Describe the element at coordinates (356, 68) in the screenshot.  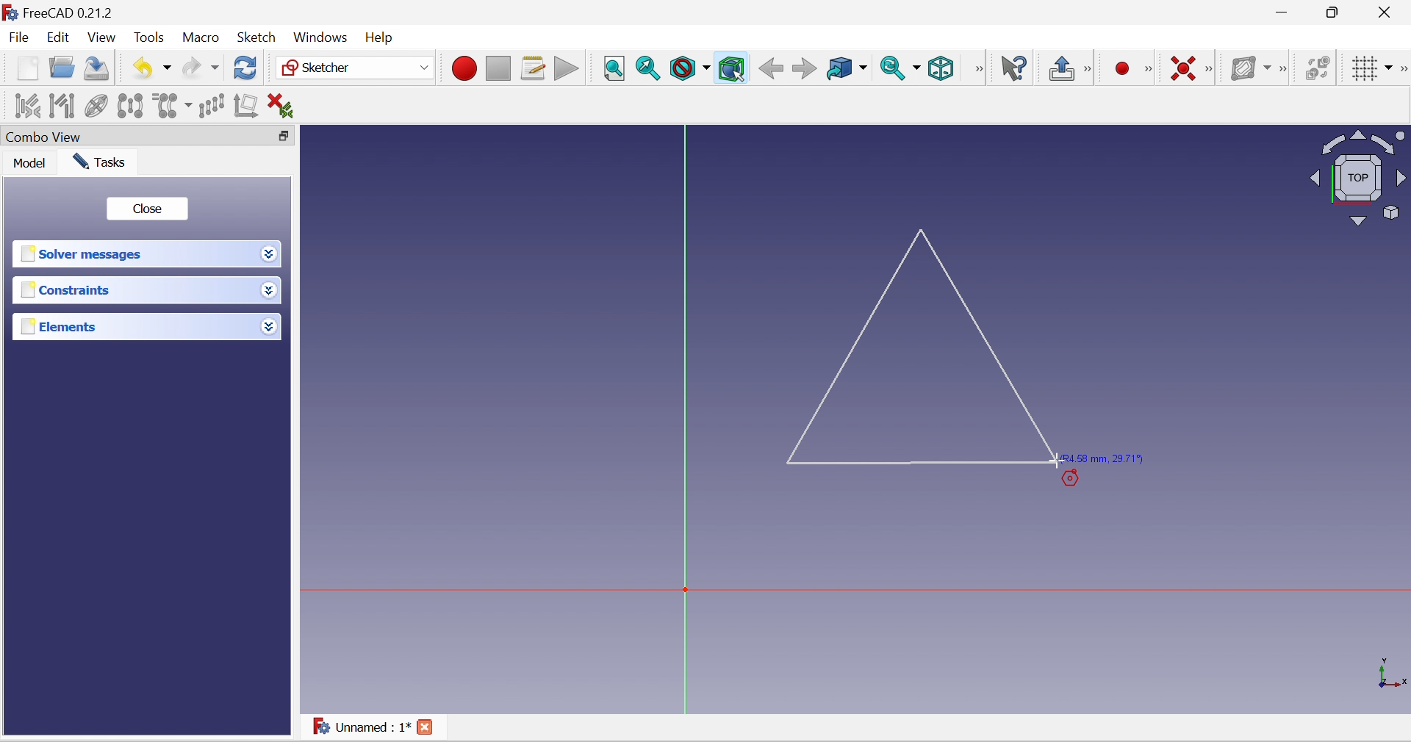
I see `Sketcher` at that location.